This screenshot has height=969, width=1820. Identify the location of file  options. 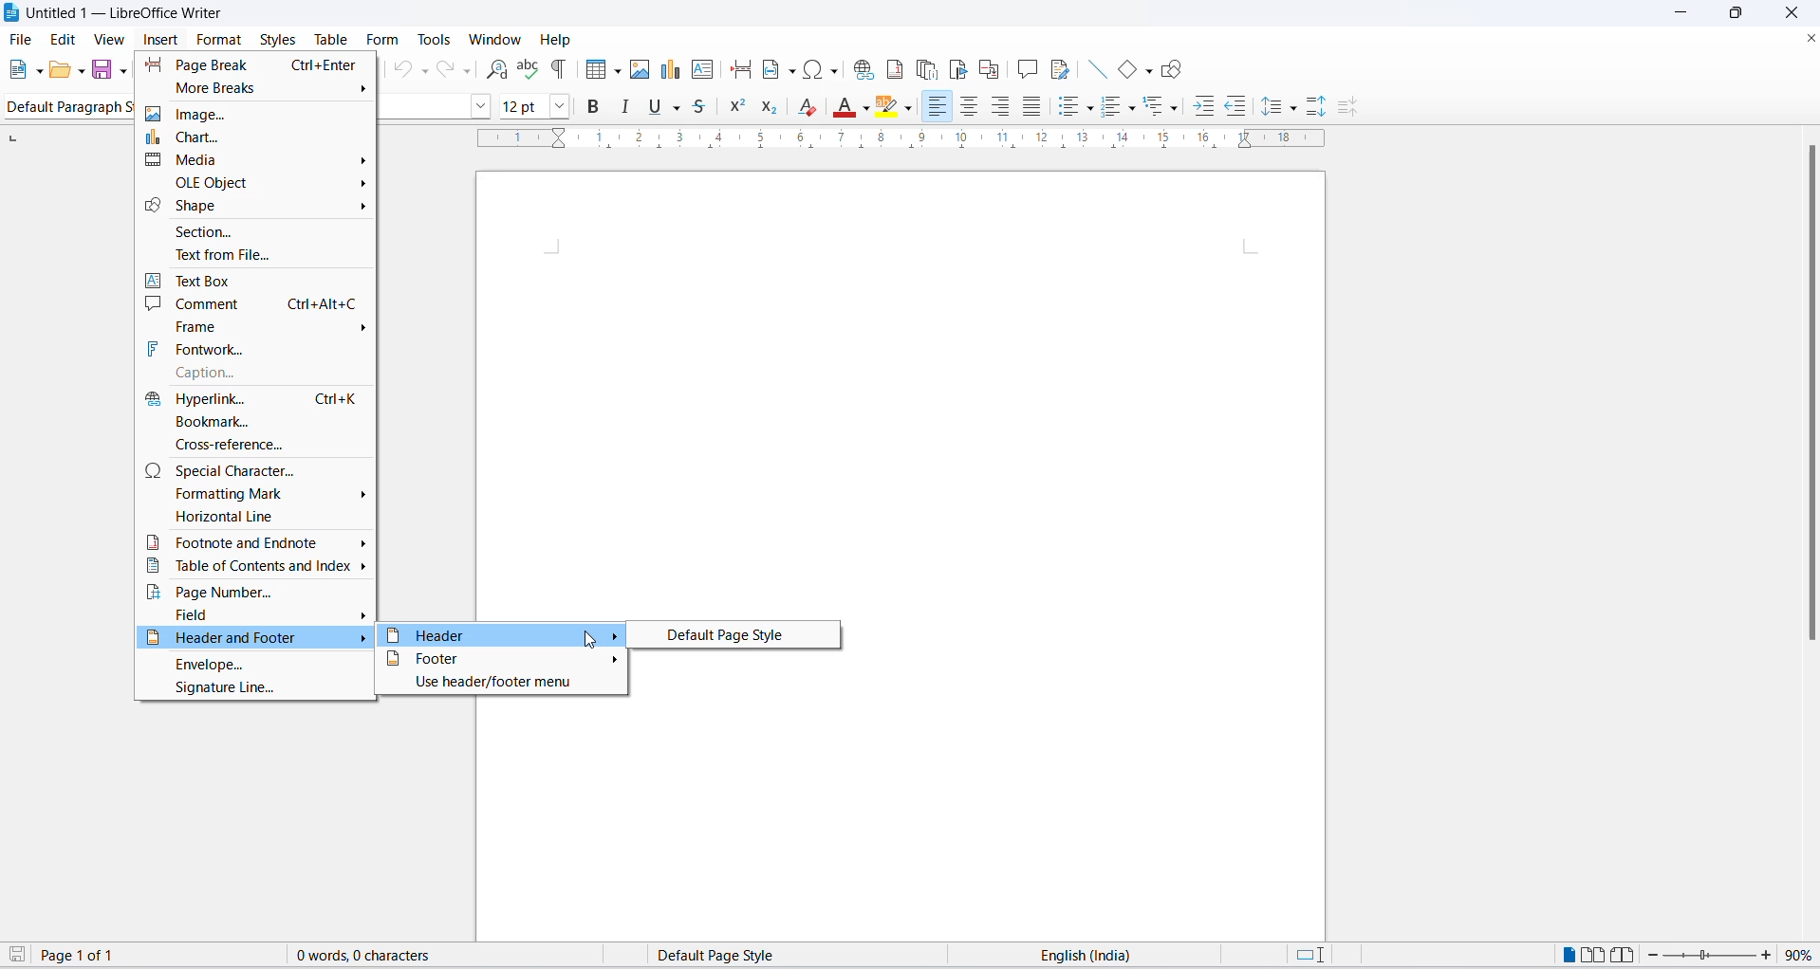
(39, 70).